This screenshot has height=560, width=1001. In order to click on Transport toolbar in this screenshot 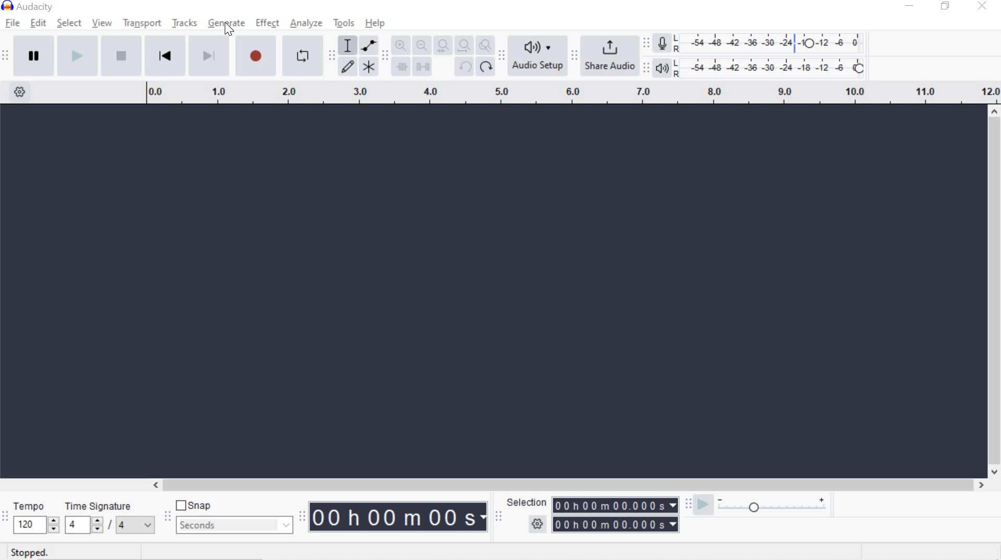, I will do `click(5, 56)`.